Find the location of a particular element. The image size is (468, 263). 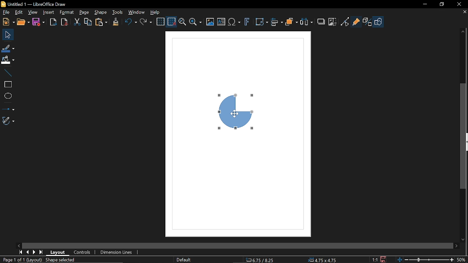

Insert is located at coordinates (49, 12).